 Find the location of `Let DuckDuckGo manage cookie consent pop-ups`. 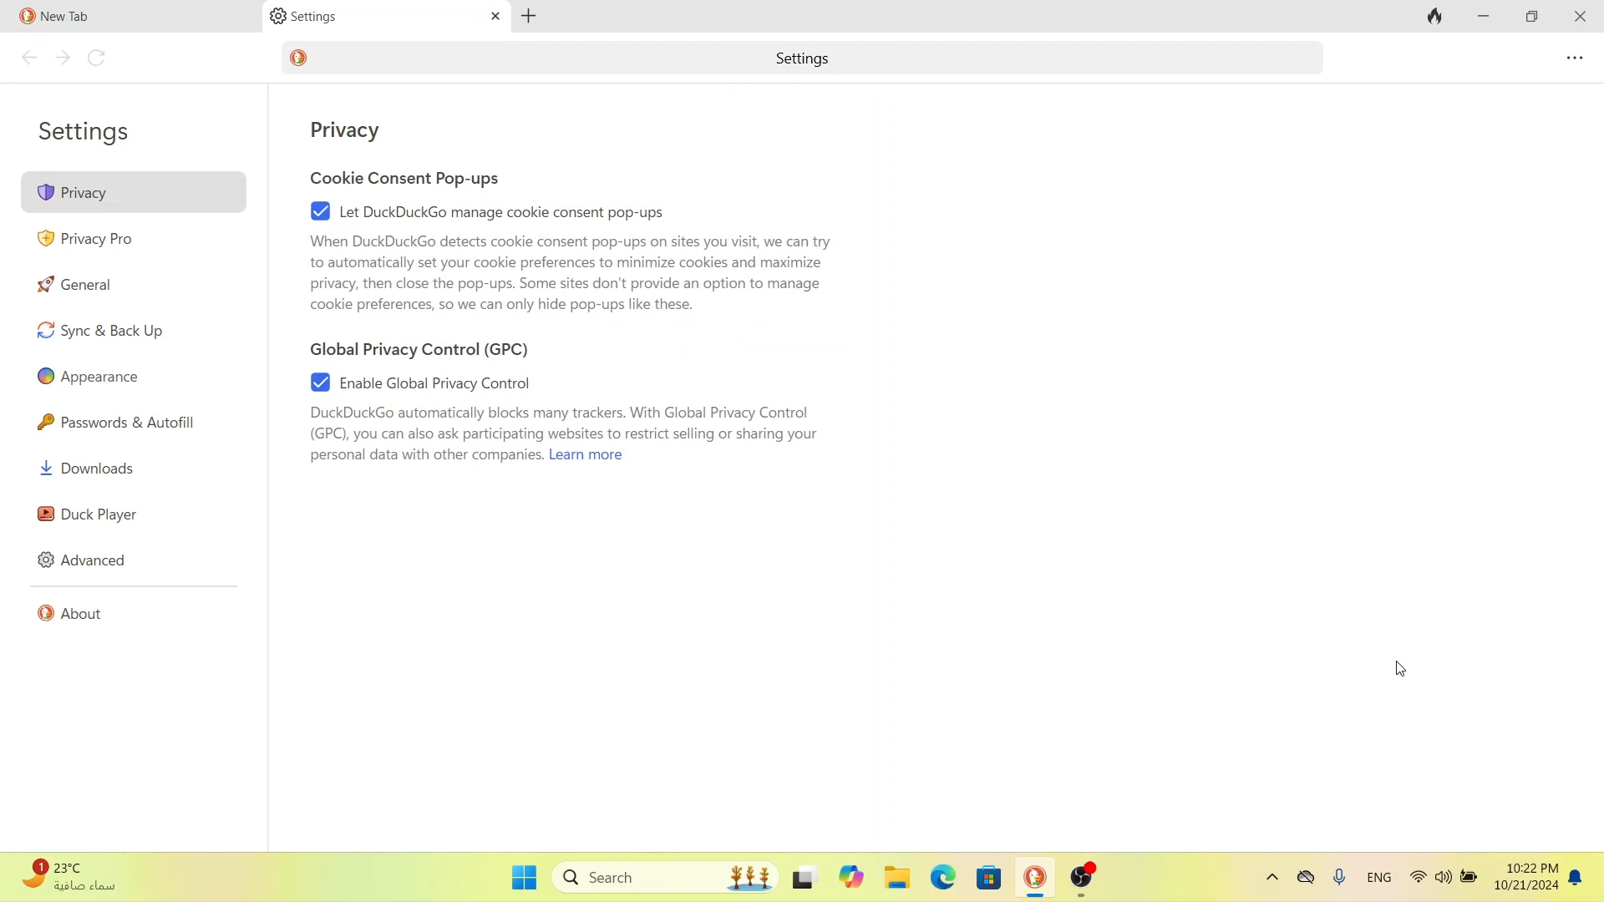

Let DuckDuckGo manage cookie consent pop-ups is located at coordinates (492, 212).